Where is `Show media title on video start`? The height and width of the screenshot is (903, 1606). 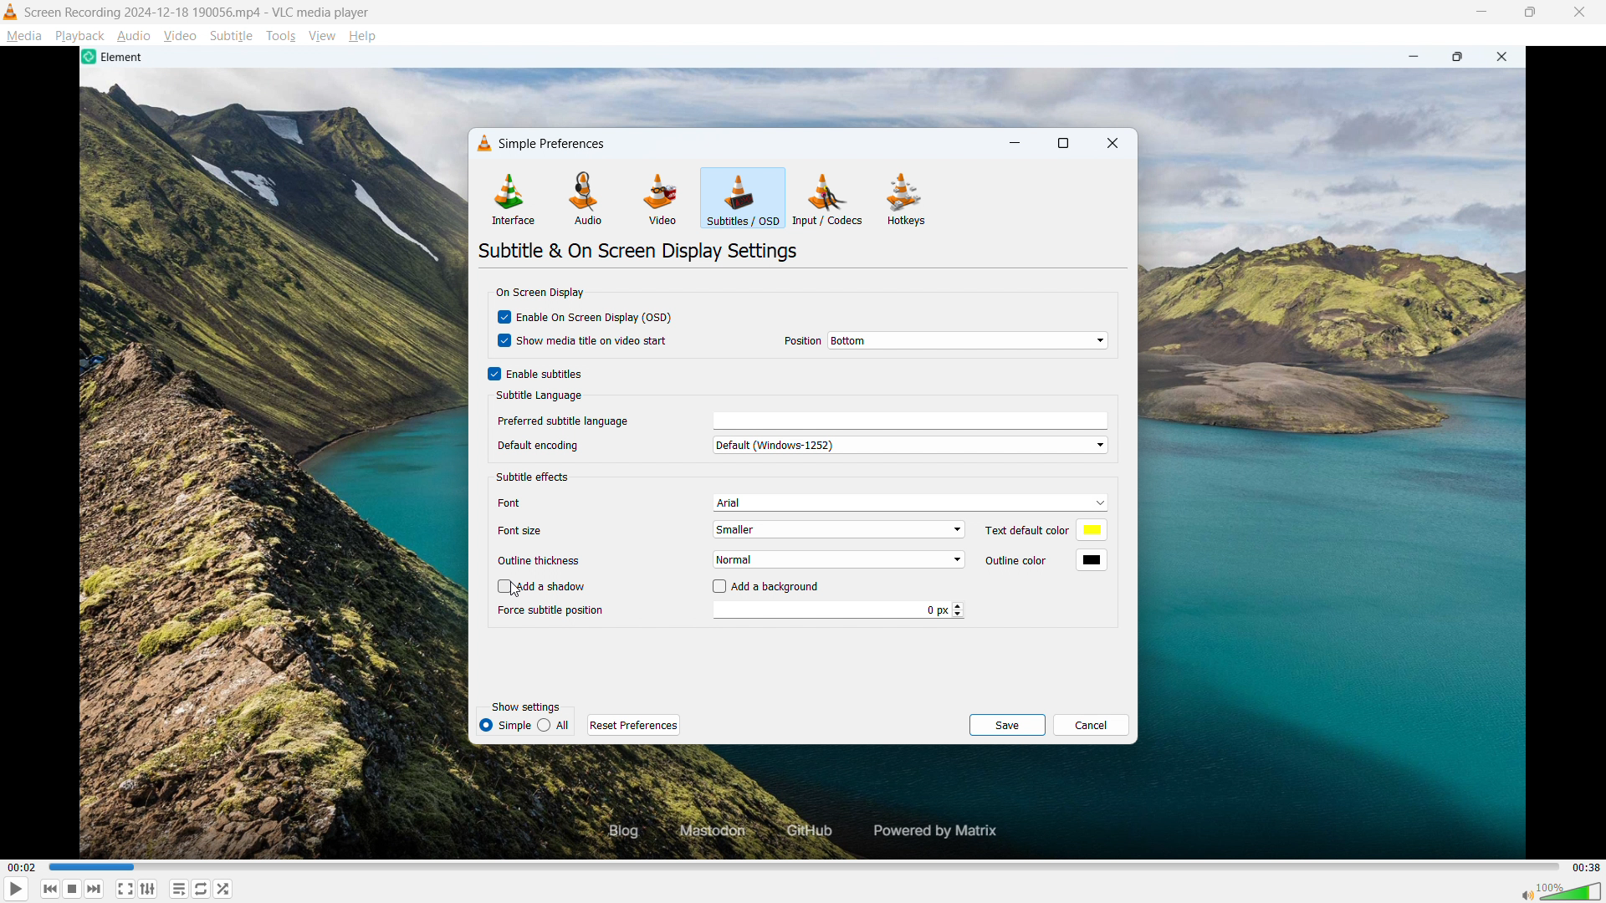 Show media title on video start is located at coordinates (595, 342).